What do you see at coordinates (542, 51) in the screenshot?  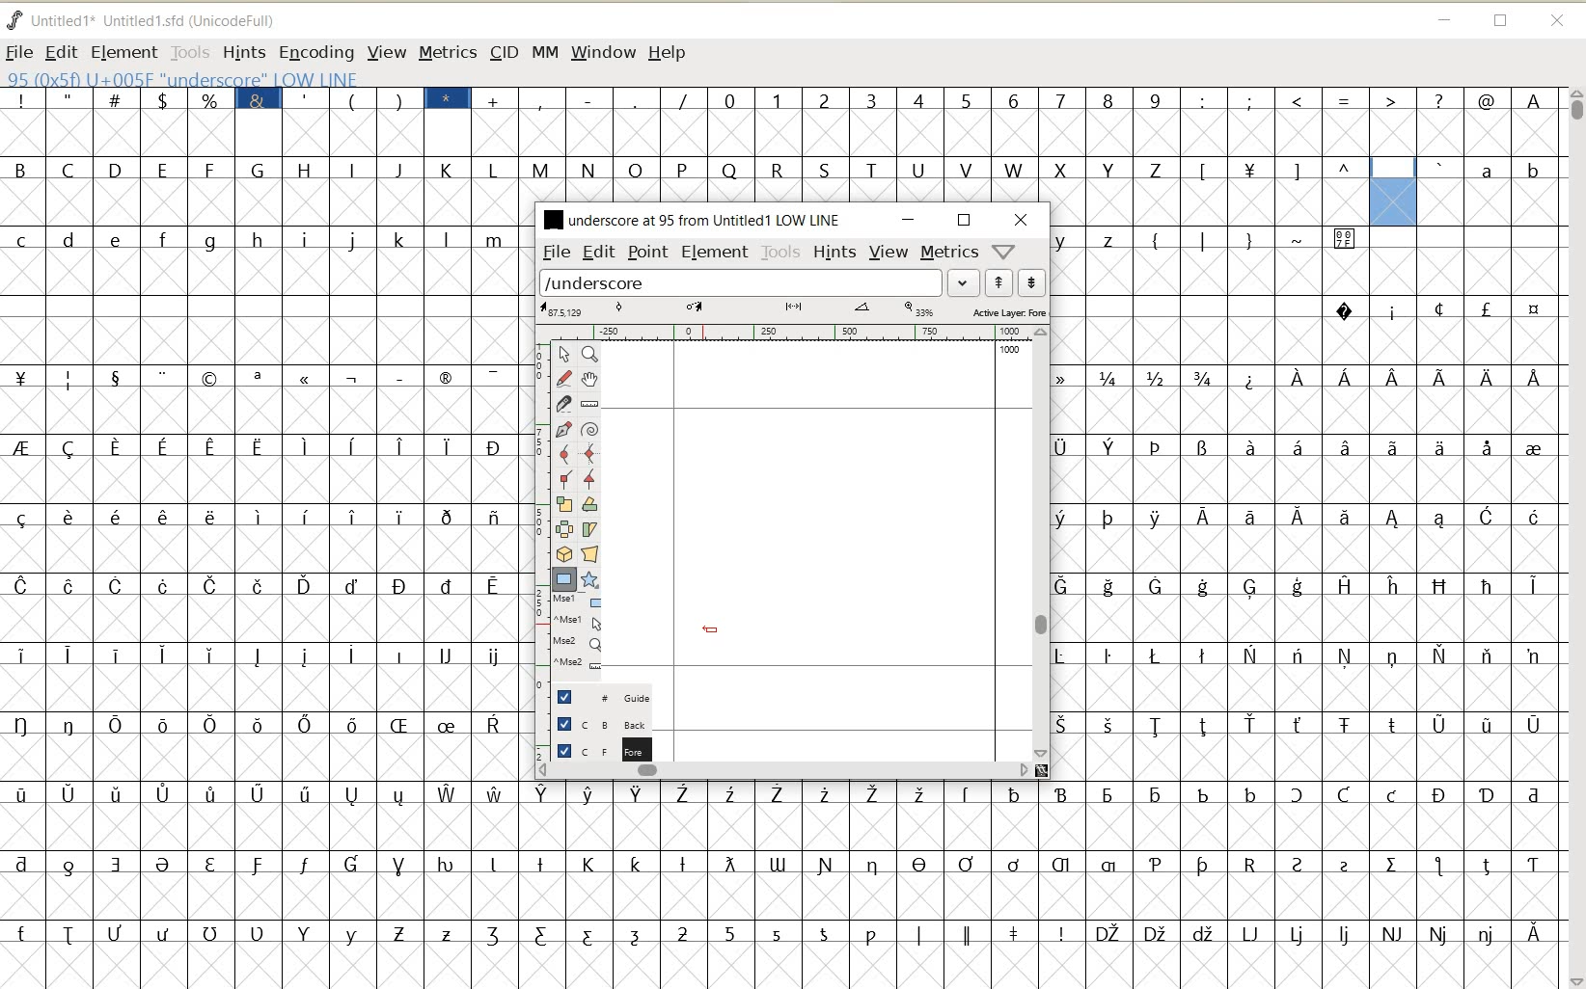 I see `MM` at bounding box center [542, 51].